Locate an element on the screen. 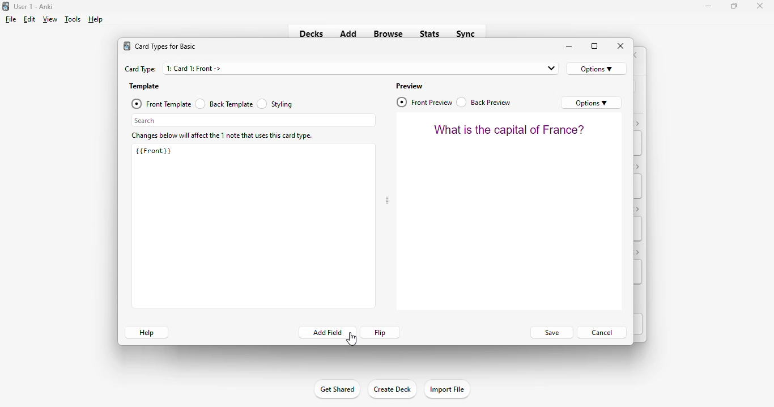 This screenshot has width=774, height=407. import file is located at coordinates (446, 389).